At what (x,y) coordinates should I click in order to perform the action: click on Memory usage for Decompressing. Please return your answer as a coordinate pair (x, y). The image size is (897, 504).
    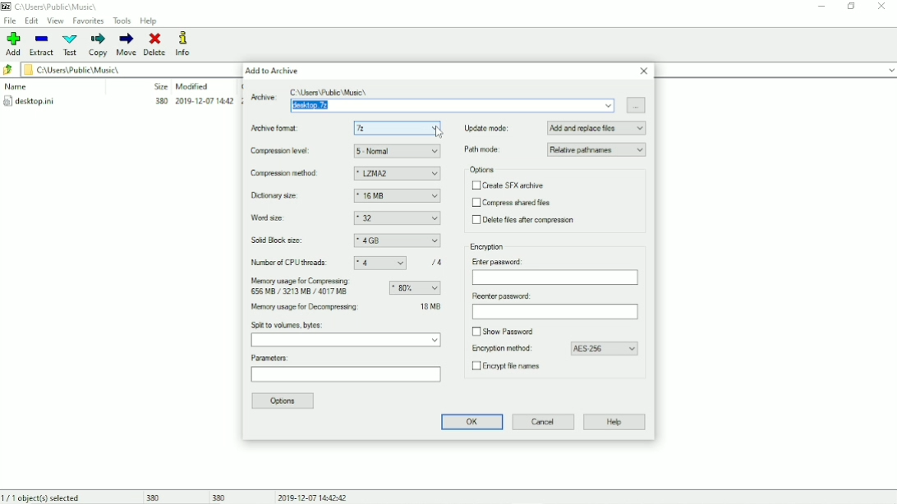
    Looking at the image, I should click on (346, 309).